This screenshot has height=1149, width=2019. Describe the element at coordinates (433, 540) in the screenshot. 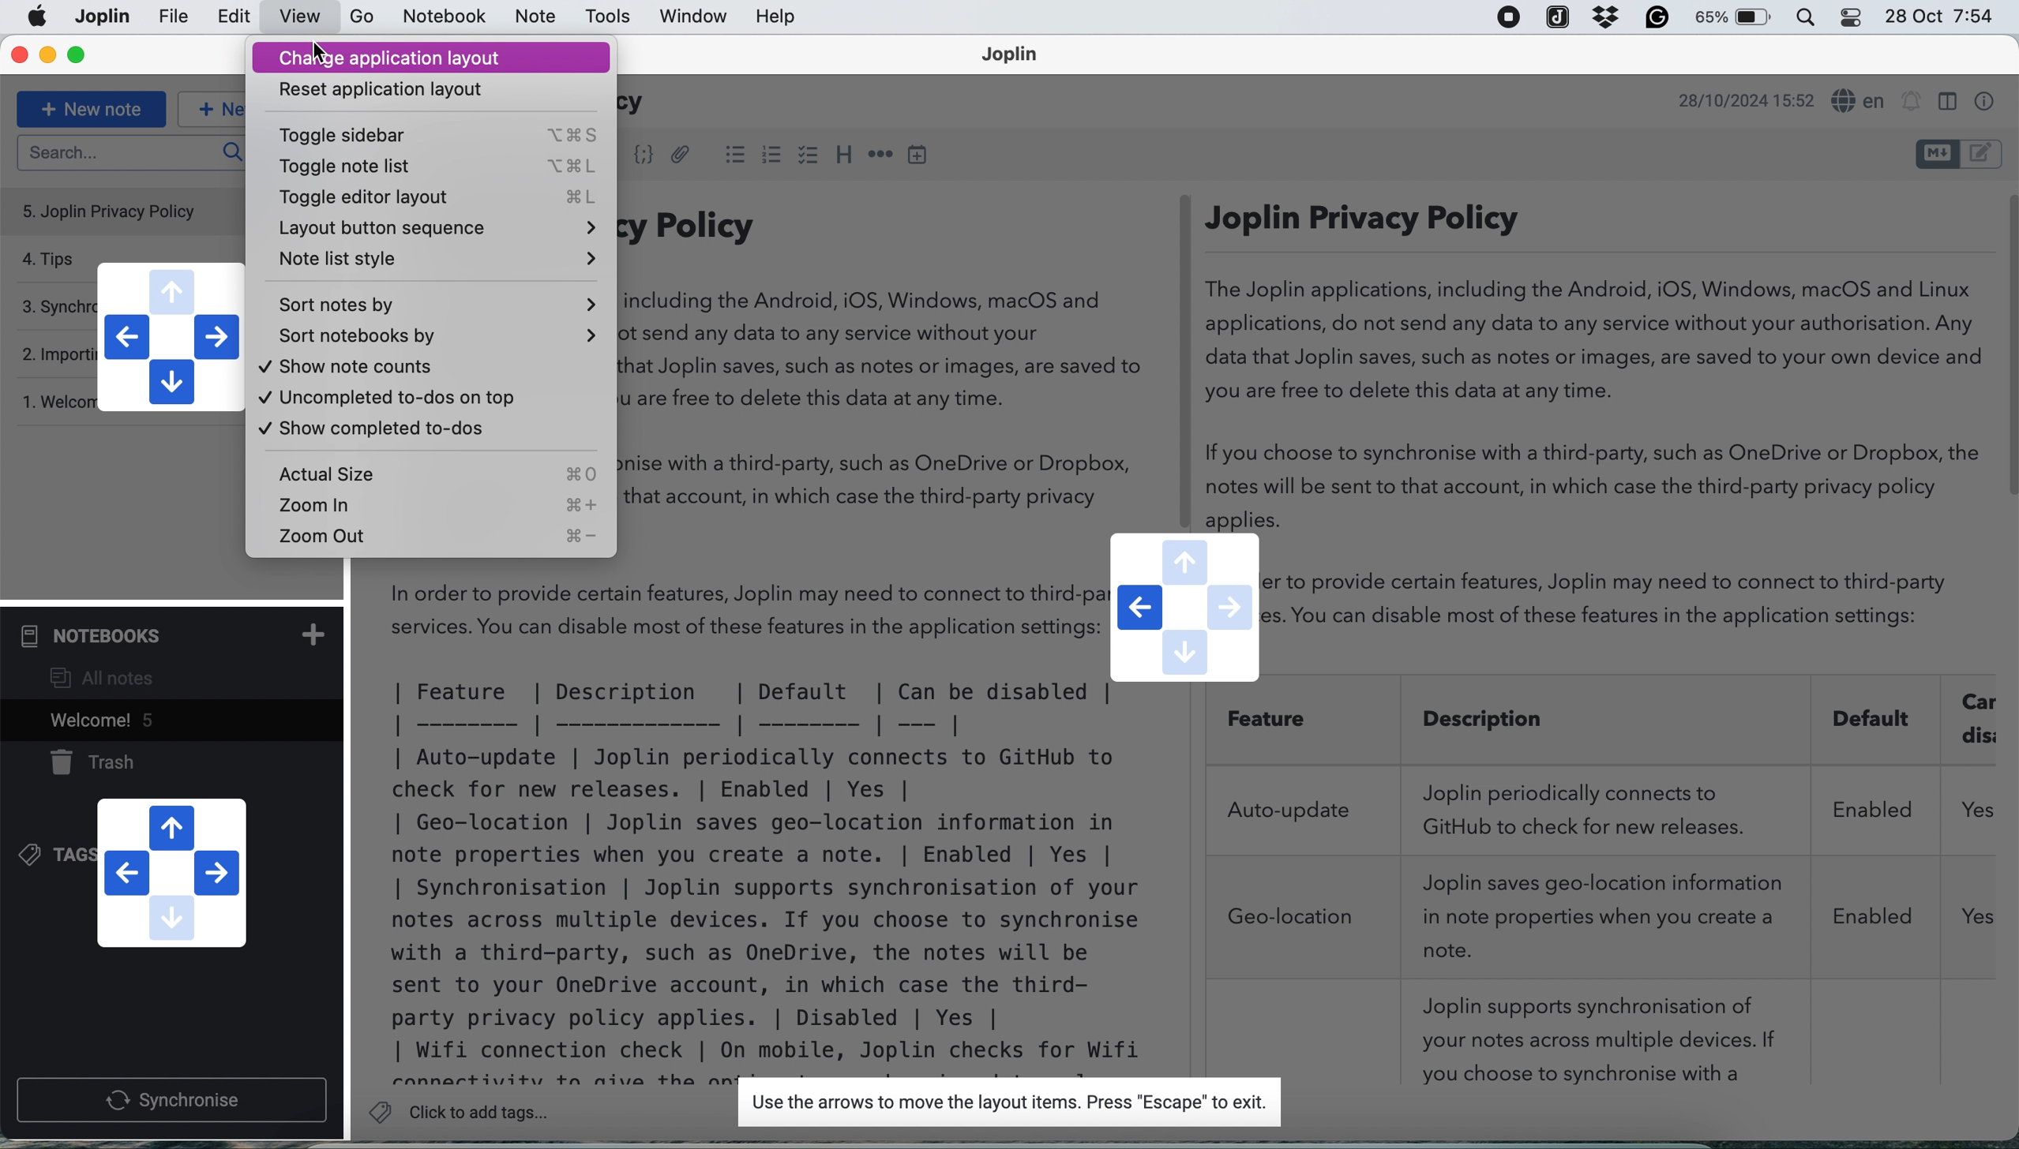

I see `Zoom out` at that location.